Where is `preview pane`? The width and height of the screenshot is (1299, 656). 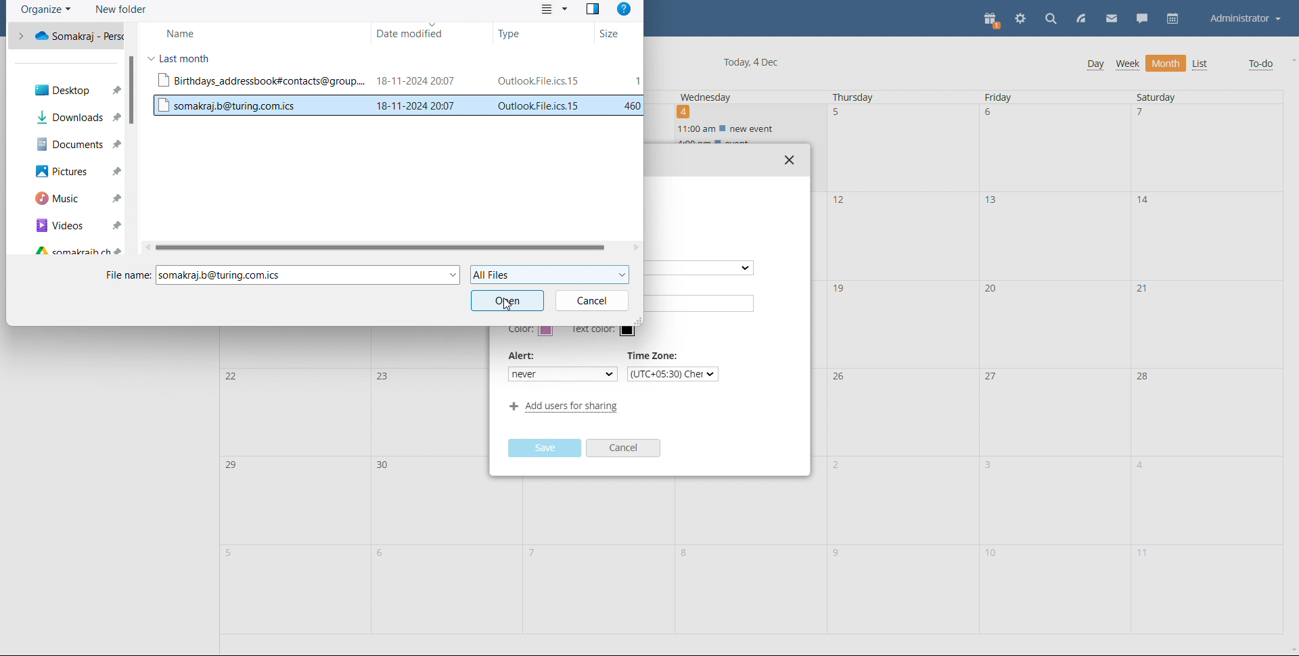
preview pane is located at coordinates (592, 9).